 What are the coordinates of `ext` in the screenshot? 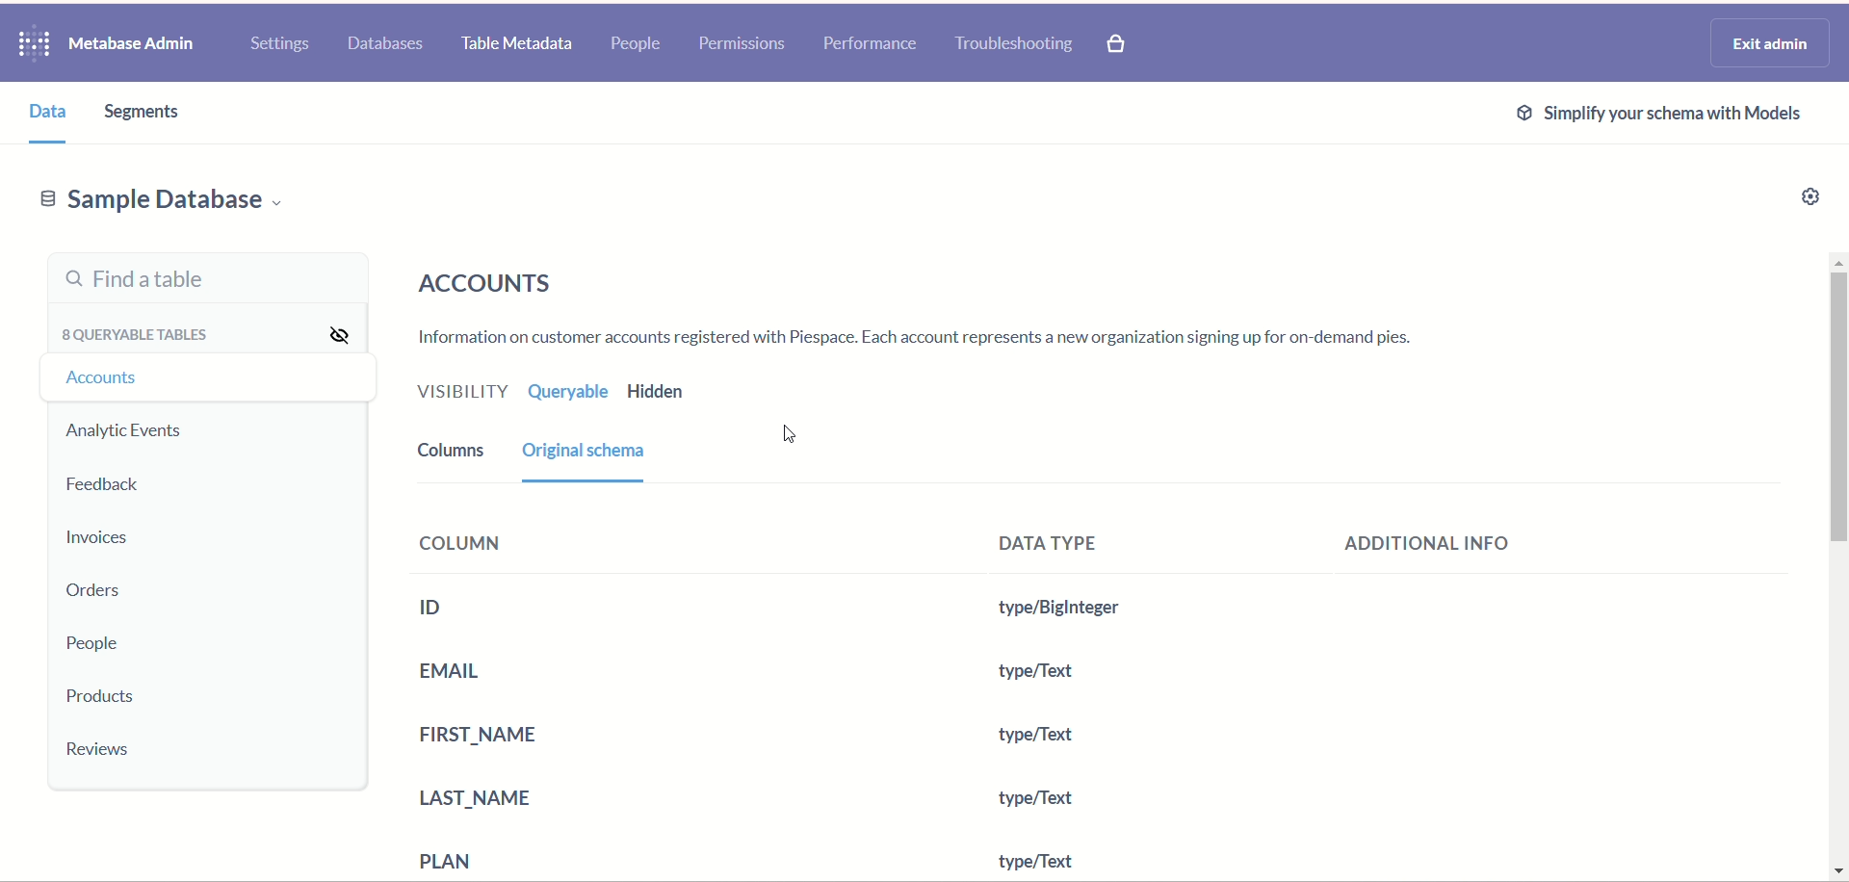 It's located at (1659, 112).